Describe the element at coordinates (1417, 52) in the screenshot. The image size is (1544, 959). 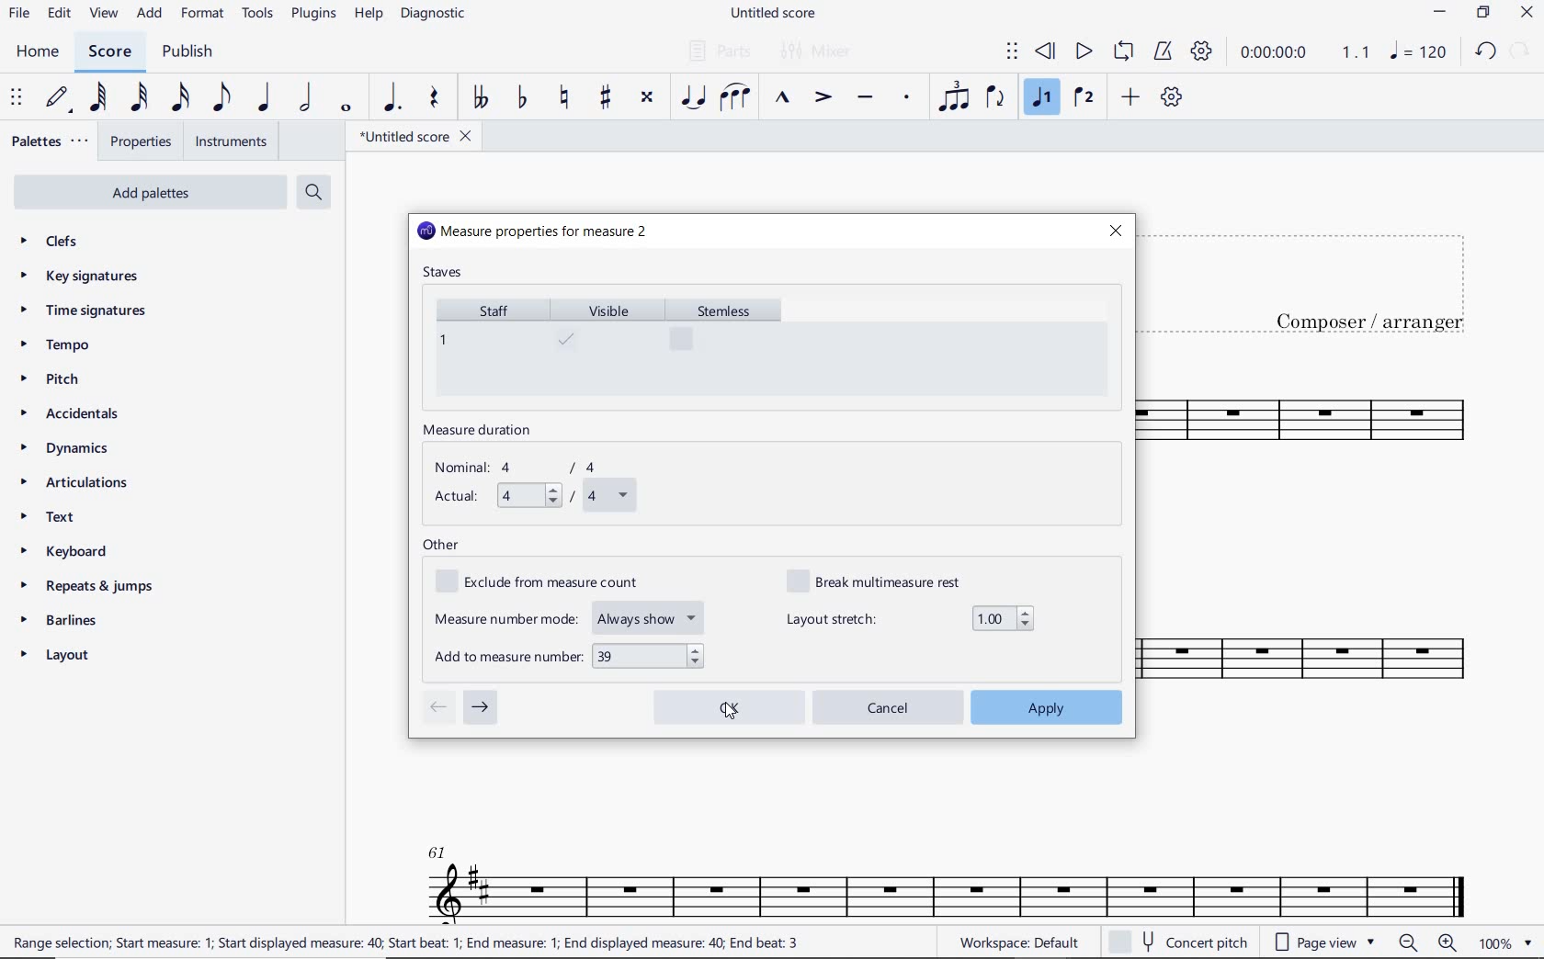
I see `NOTE` at that location.